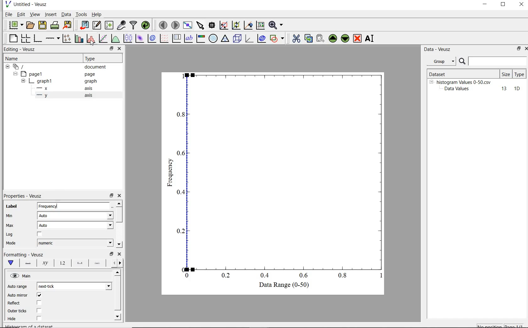 This screenshot has width=528, height=328. I want to click on Auto, so click(75, 216).